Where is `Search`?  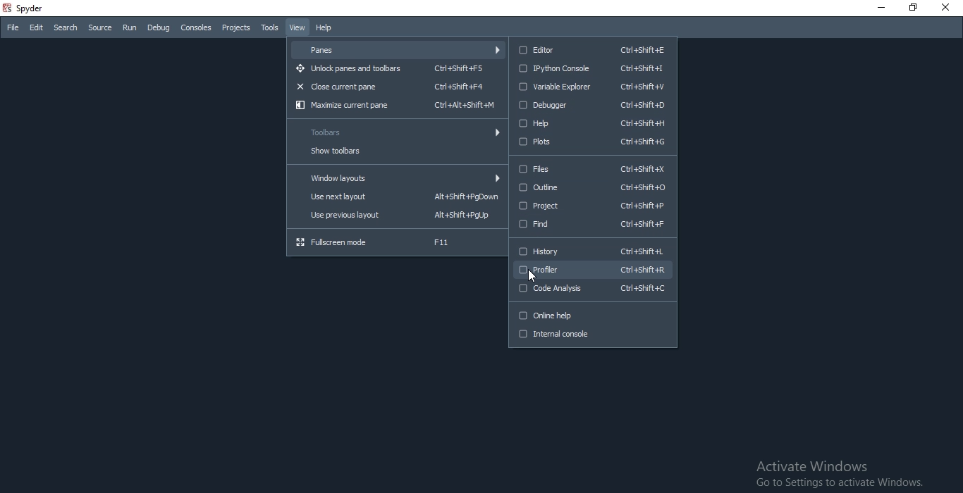
Search is located at coordinates (66, 27).